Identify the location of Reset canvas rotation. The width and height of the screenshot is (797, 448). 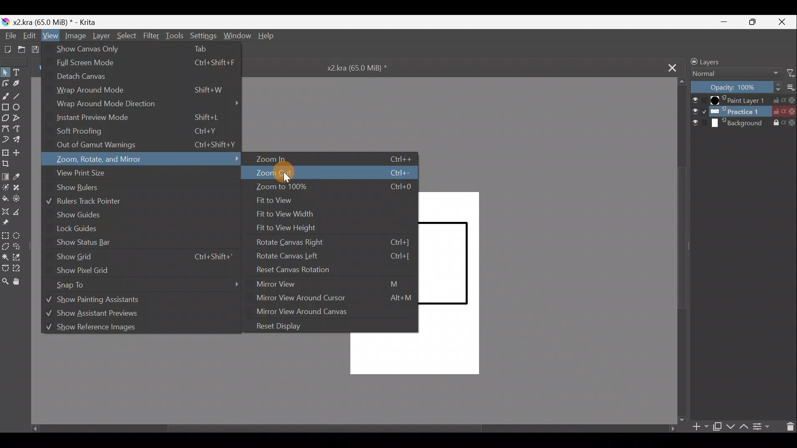
(330, 270).